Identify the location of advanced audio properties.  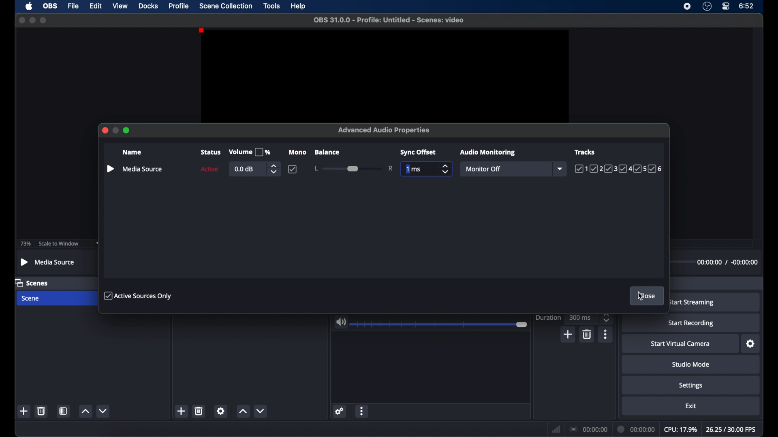
(385, 131).